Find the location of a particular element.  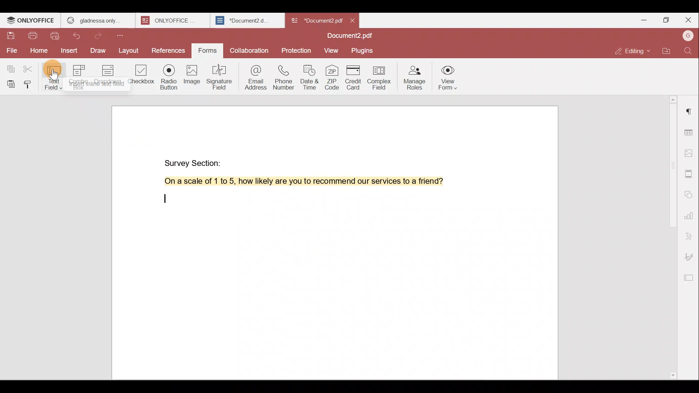

Shapes settings is located at coordinates (690, 193).